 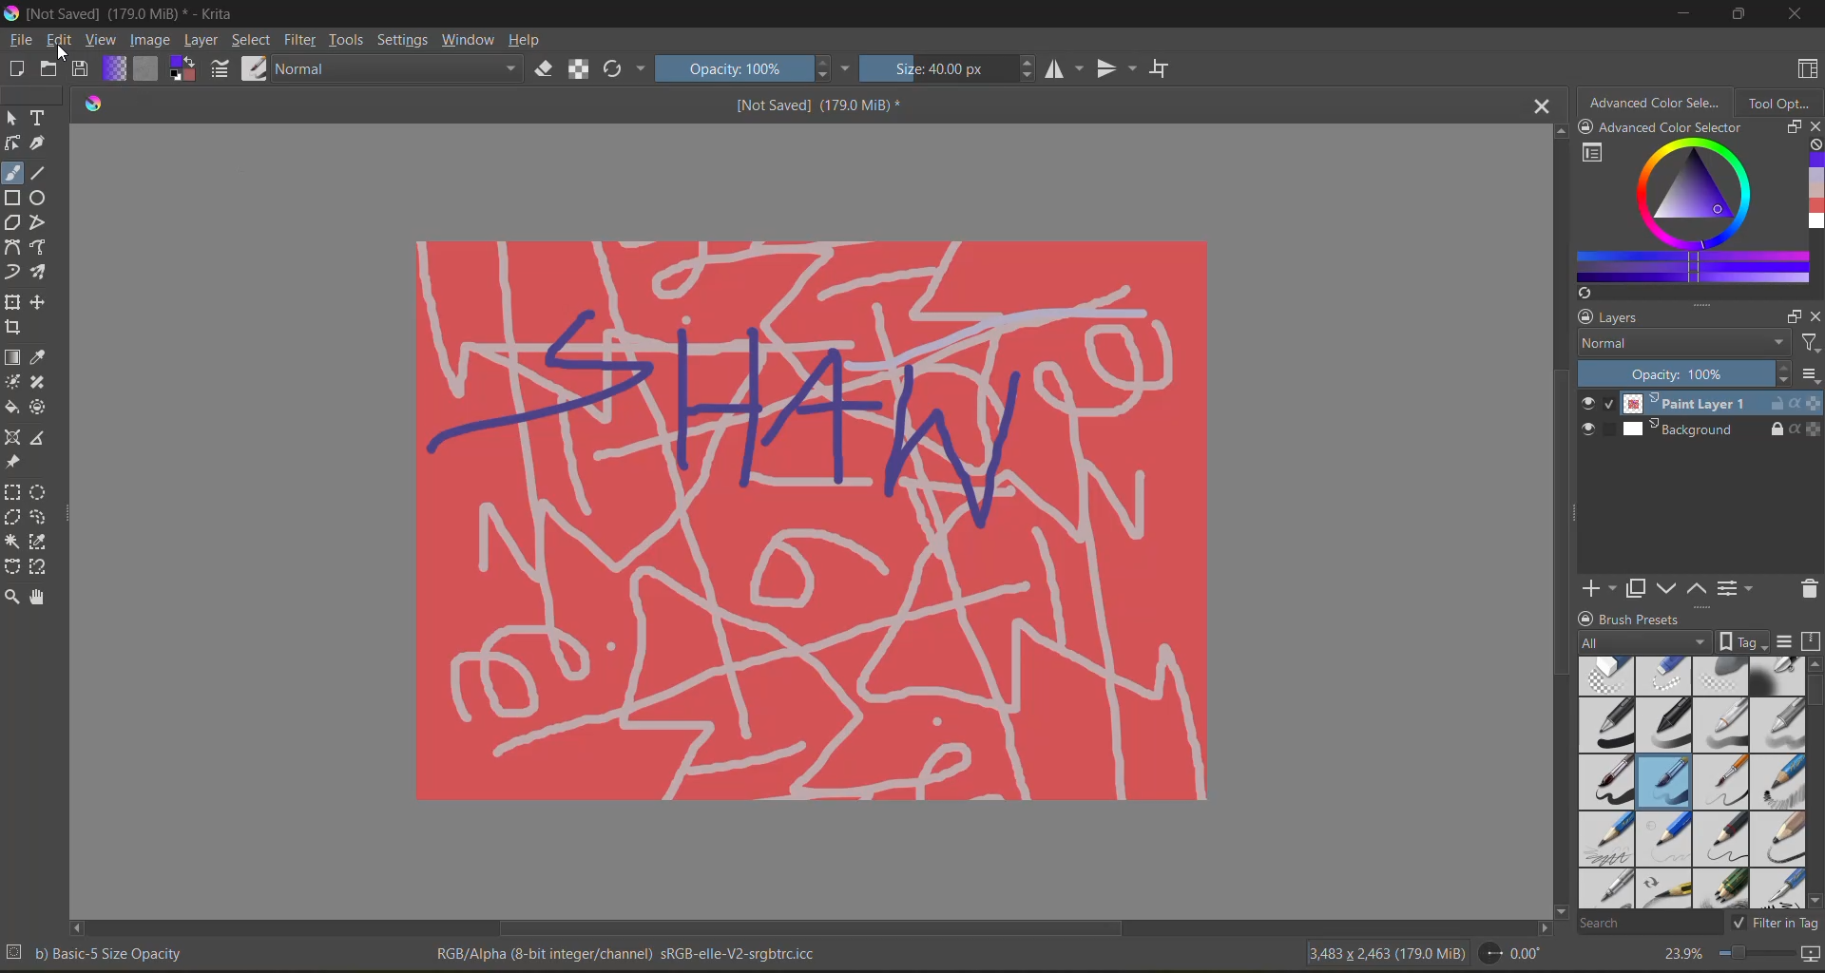 What do you see at coordinates (469, 40) in the screenshot?
I see `window` at bounding box center [469, 40].